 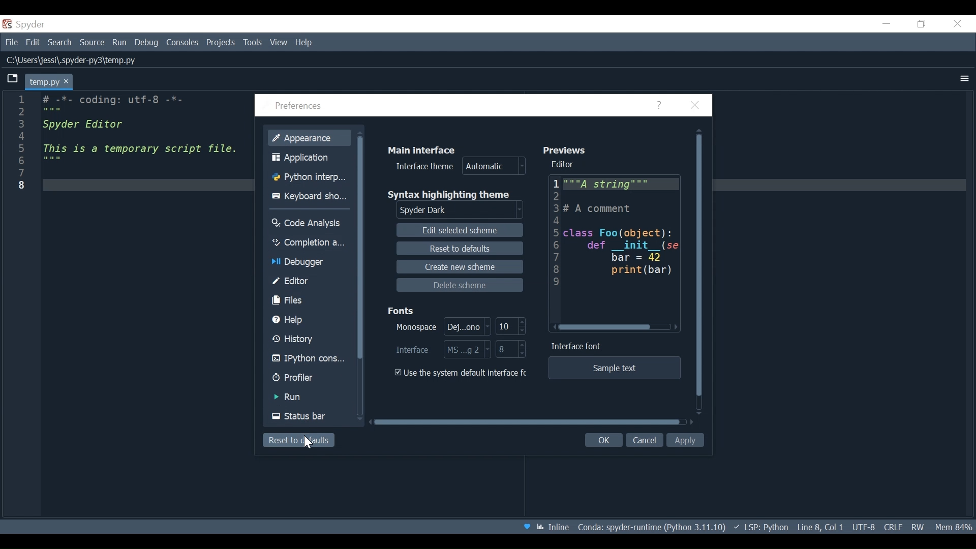 What do you see at coordinates (50, 81) in the screenshot?
I see `Current Tab` at bounding box center [50, 81].